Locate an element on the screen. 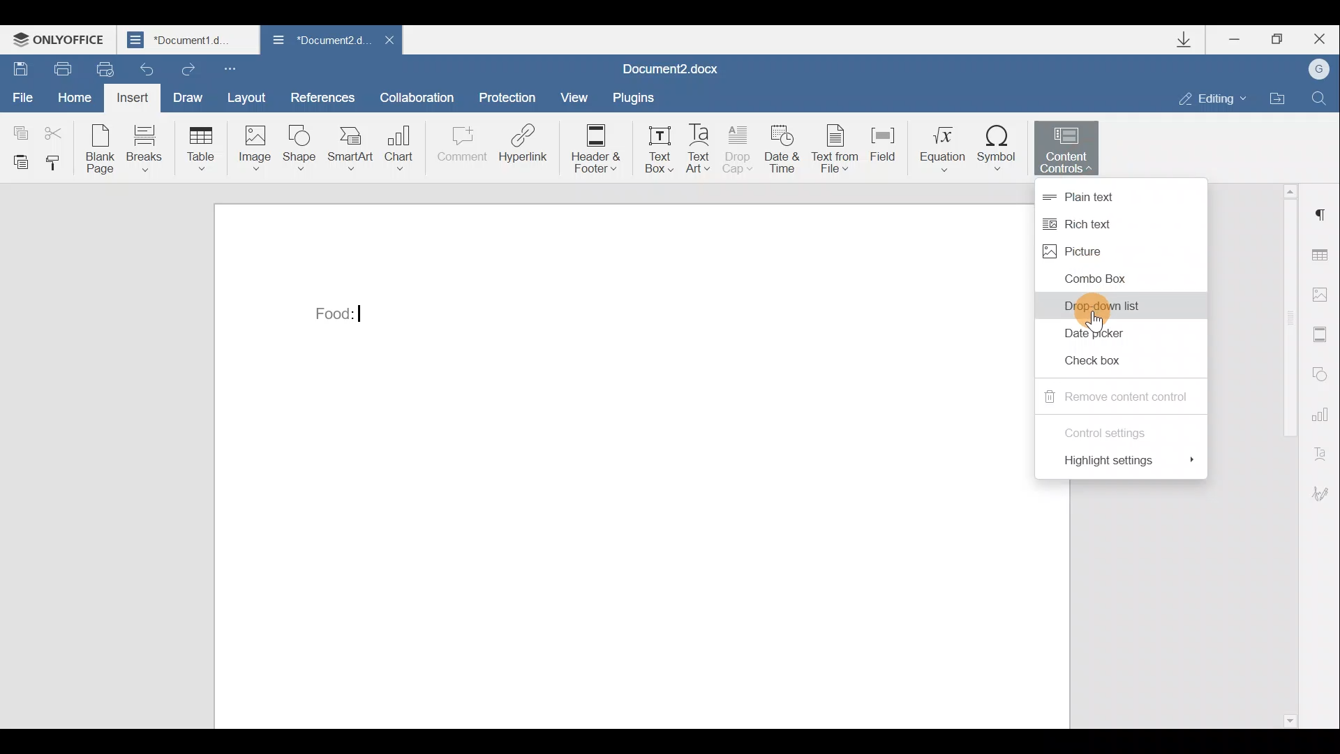 Image resolution: width=1340 pixels, height=754 pixels. Field is located at coordinates (889, 153).